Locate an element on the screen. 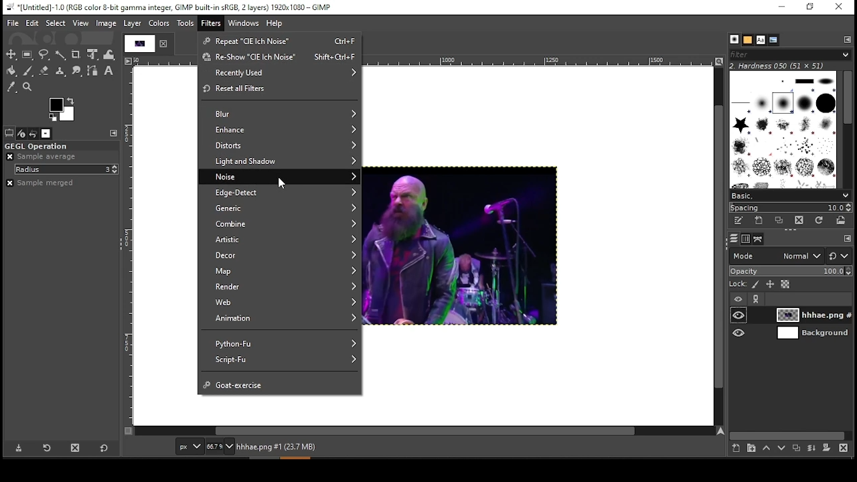 The image size is (857, 482). render is located at coordinates (281, 287).